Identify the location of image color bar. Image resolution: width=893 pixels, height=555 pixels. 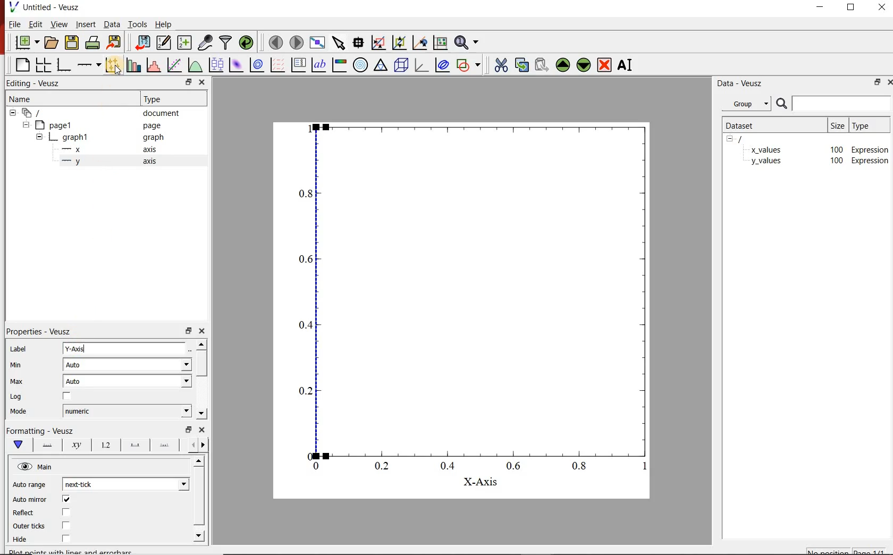
(340, 65).